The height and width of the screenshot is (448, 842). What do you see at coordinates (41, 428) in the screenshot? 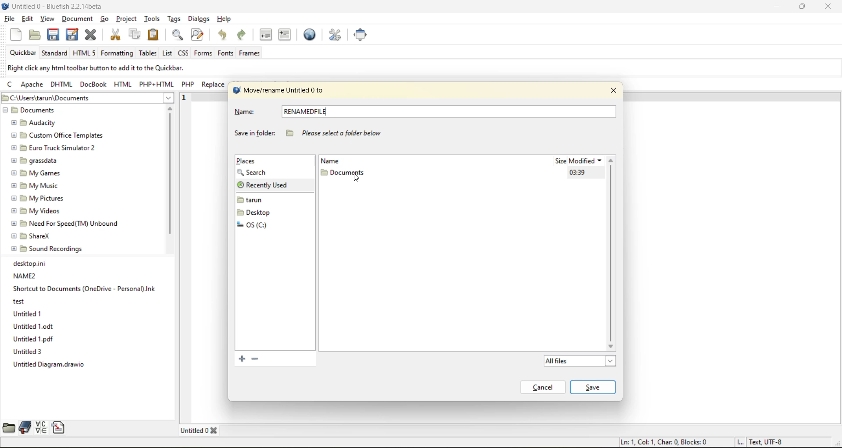
I see `charmap` at bounding box center [41, 428].